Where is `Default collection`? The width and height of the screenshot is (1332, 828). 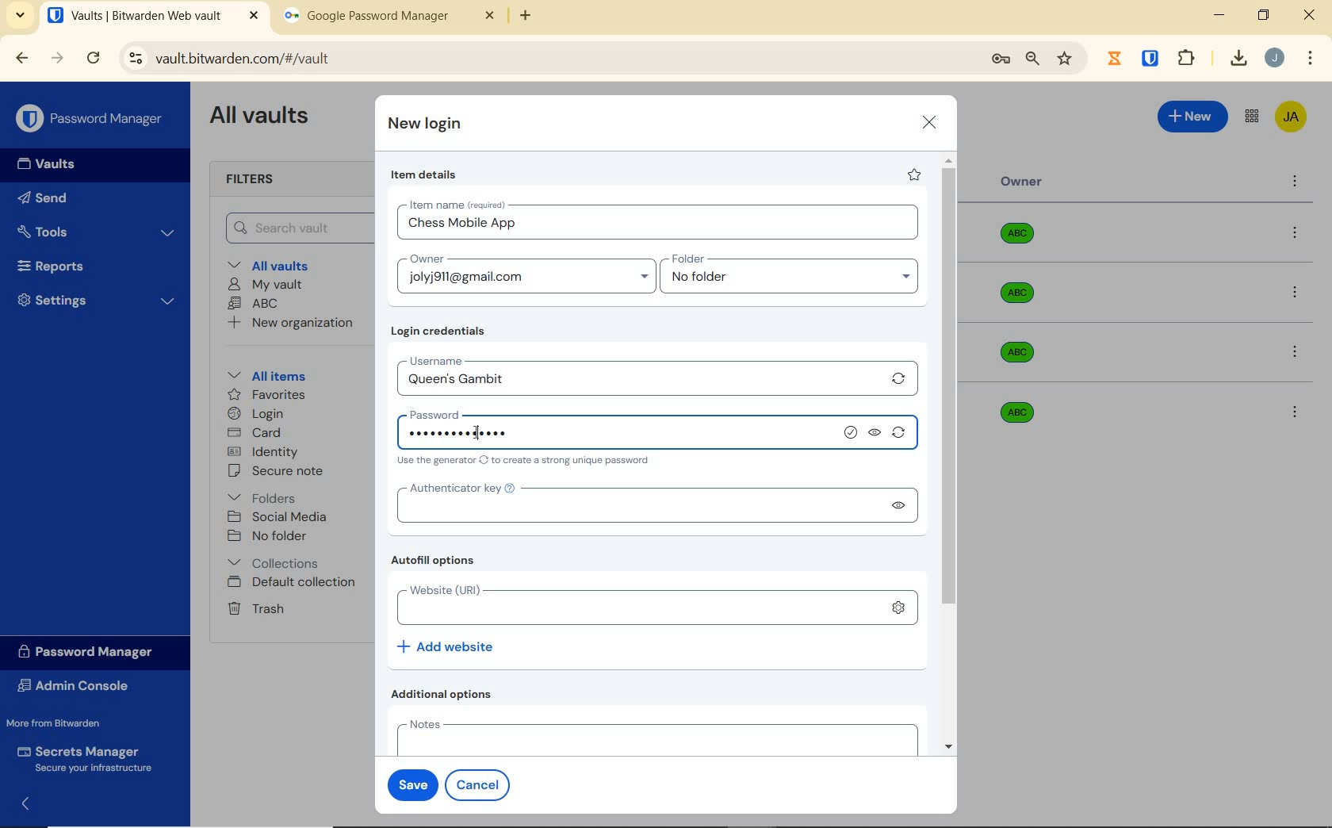
Default collection is located at coordinates (294, 583).